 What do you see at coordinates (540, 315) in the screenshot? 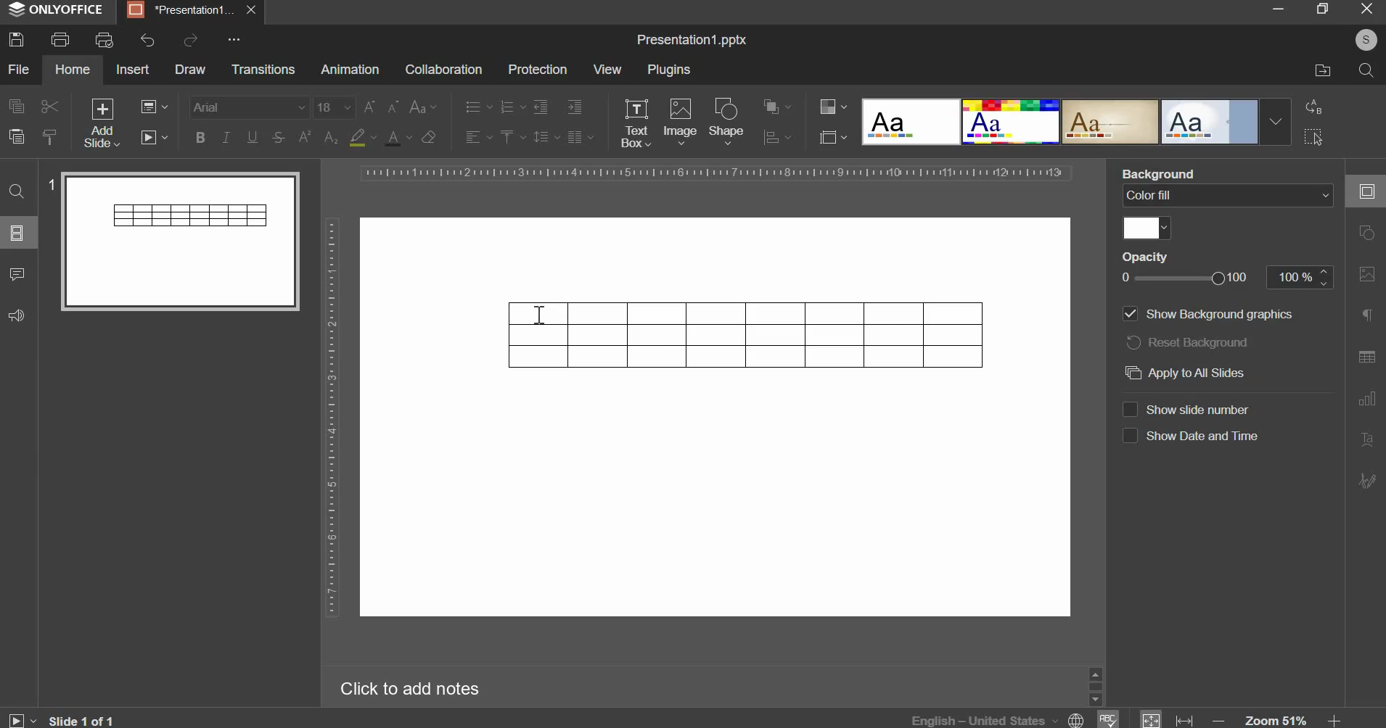
I see `text cursor` at bounding box center [540, 315].